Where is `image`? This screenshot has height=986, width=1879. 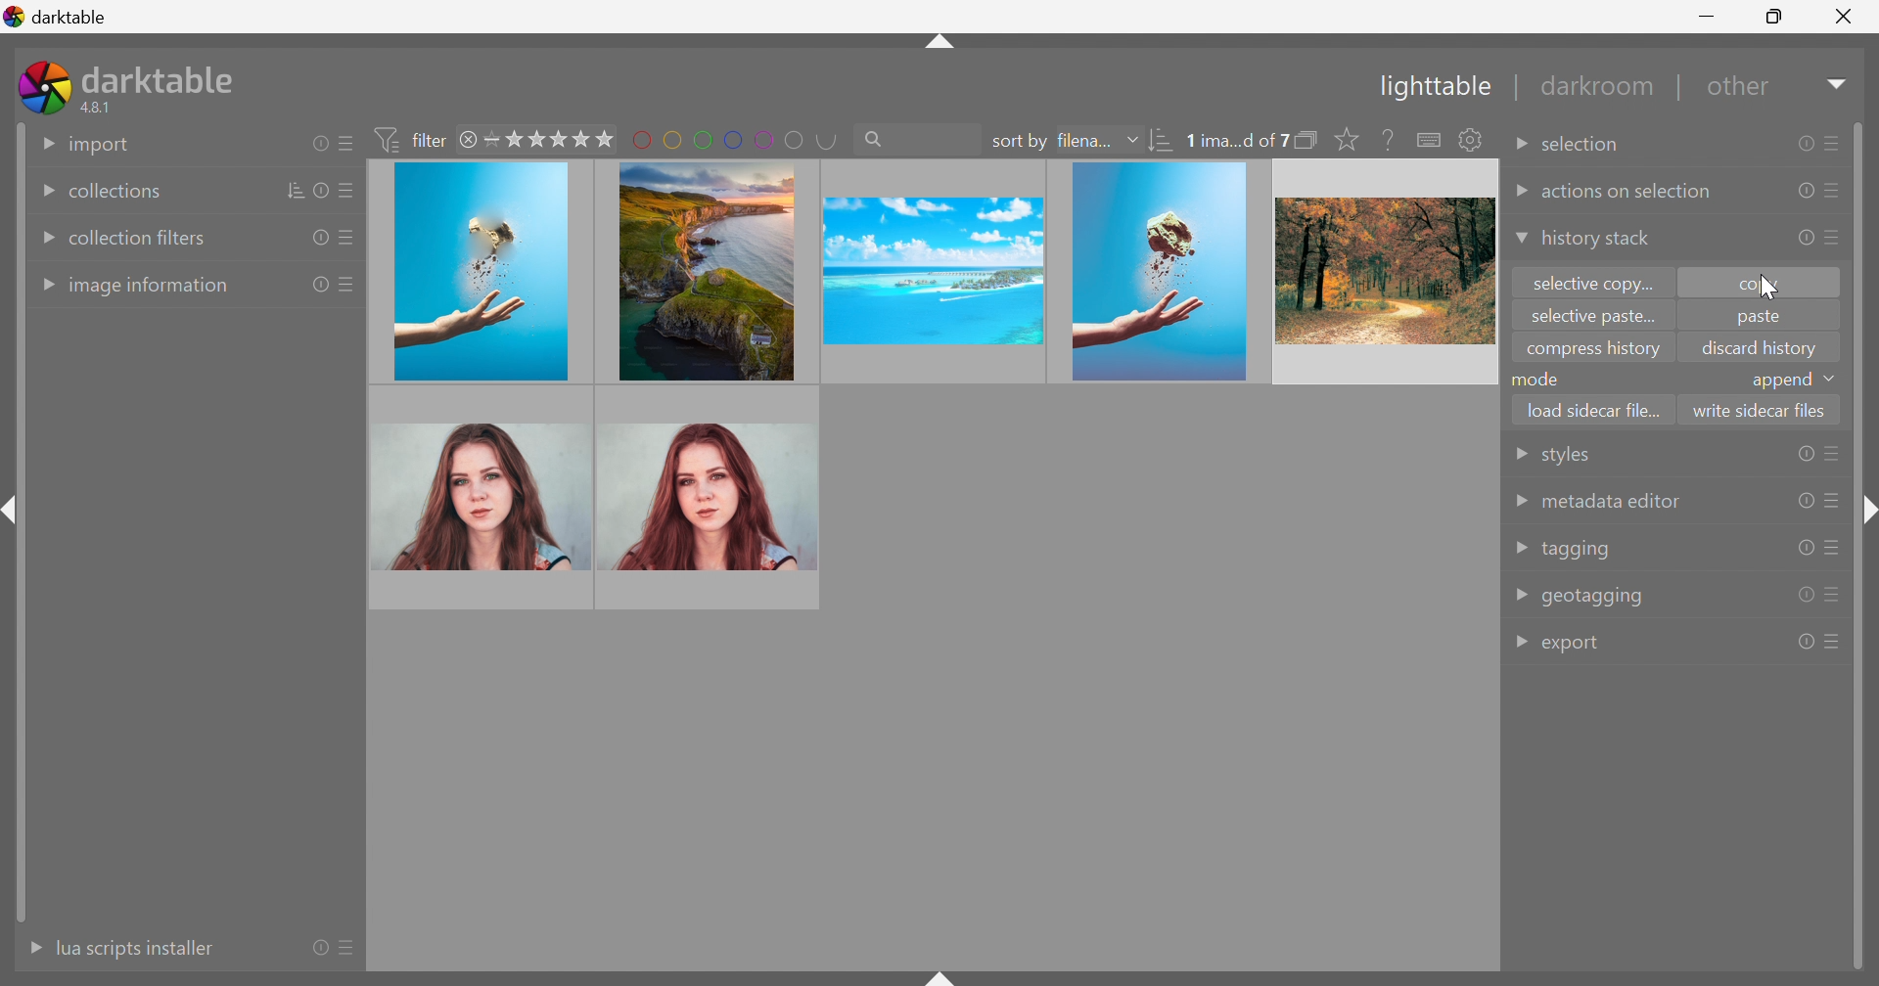
image is located at coordinates (1383, 271).